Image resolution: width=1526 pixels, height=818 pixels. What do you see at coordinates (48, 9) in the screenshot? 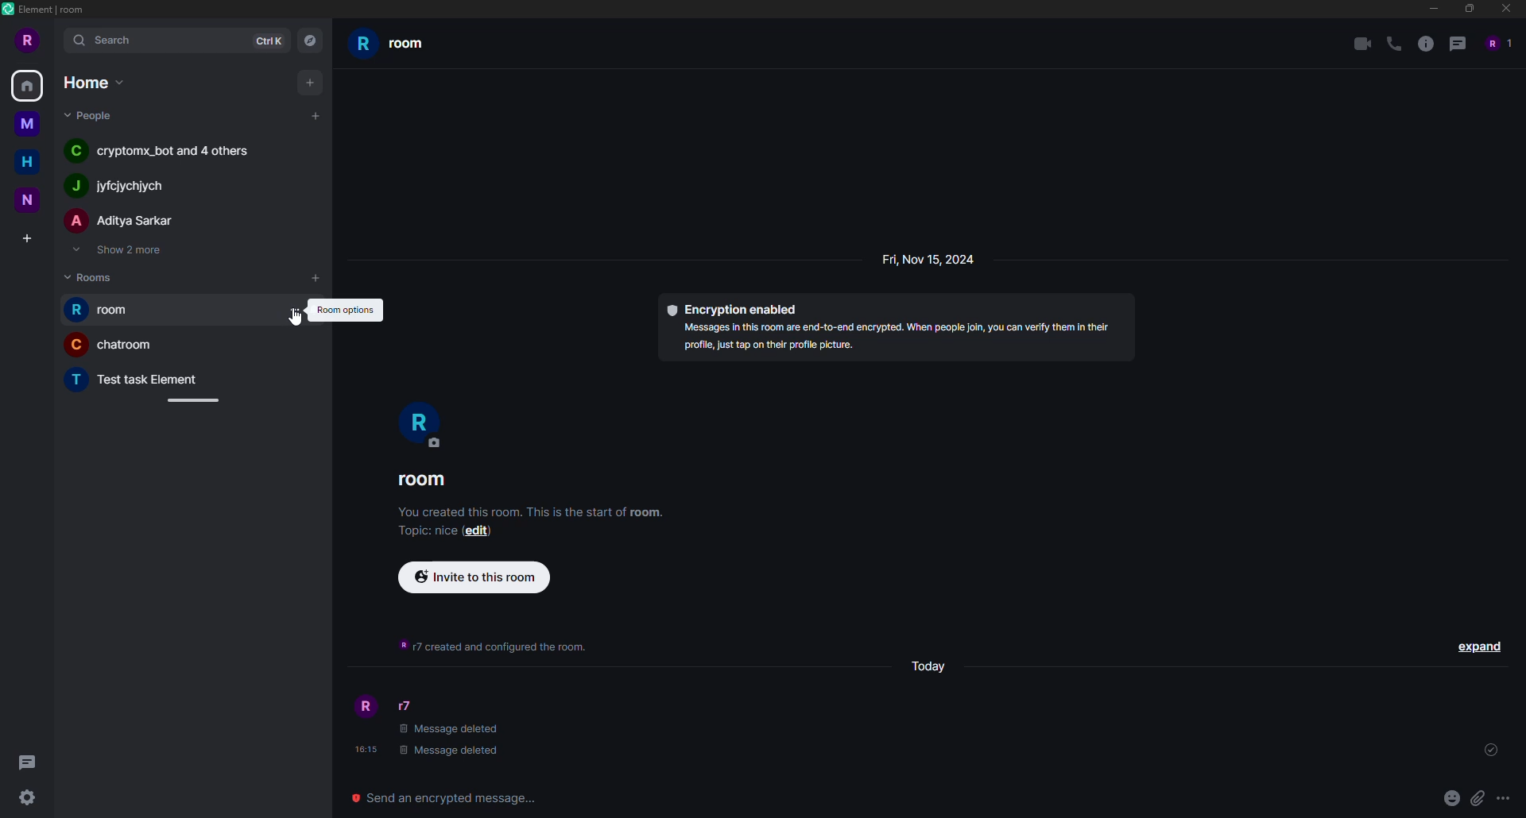
I see `element` at bounding box center [48, 9].